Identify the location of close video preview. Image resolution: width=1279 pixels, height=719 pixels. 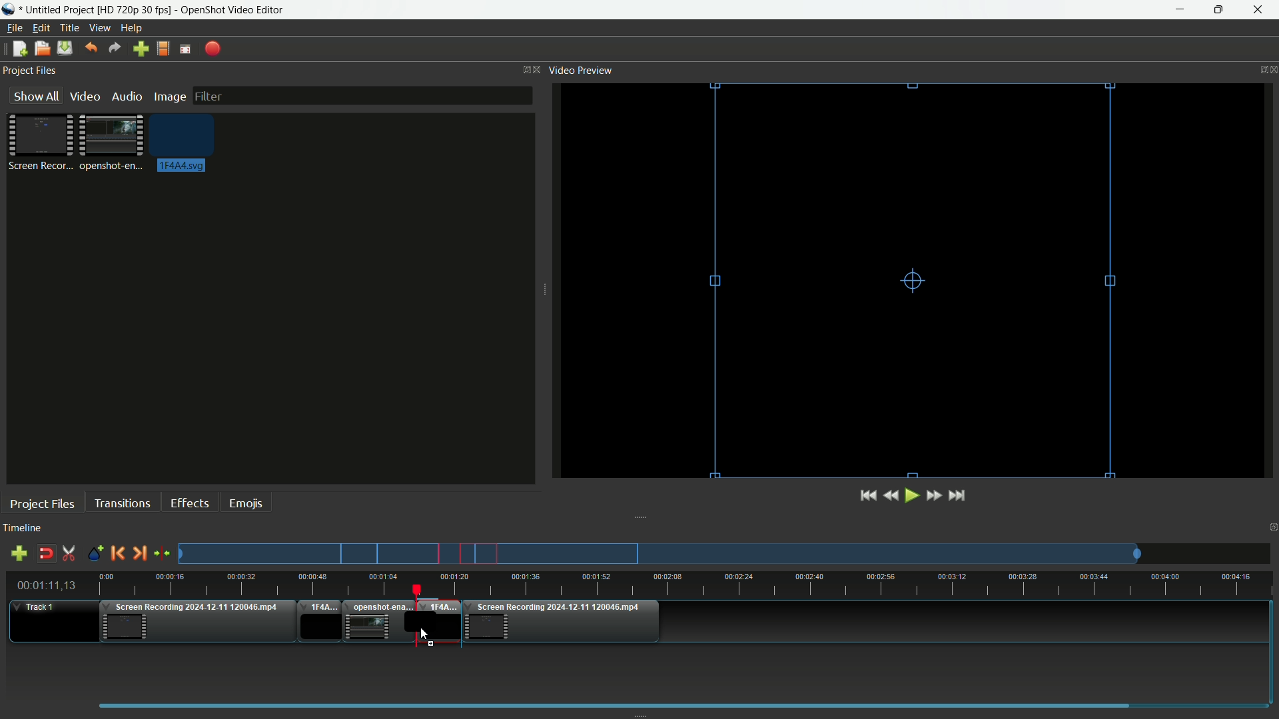
(1271, 69).